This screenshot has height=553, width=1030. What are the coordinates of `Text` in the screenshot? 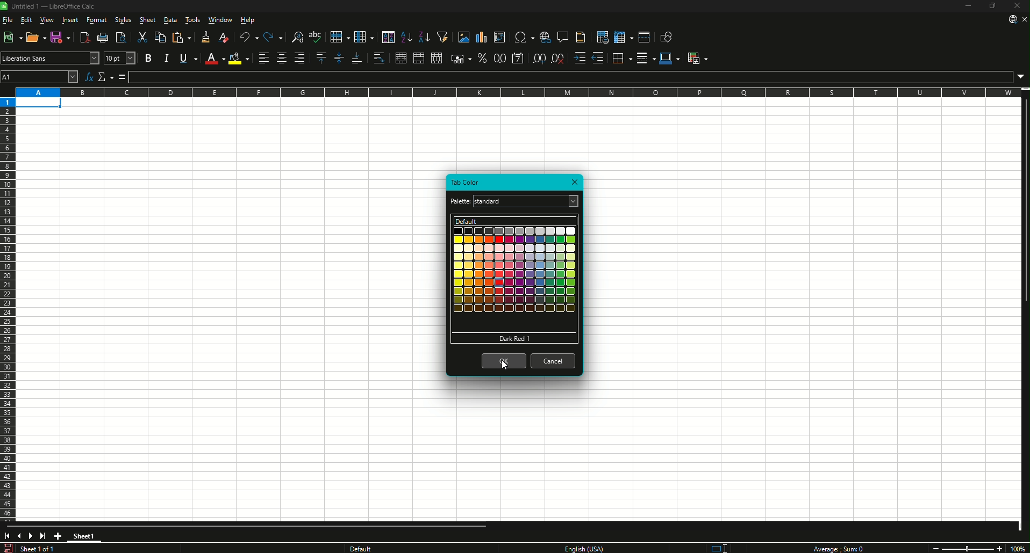 It's located at (837, 548).